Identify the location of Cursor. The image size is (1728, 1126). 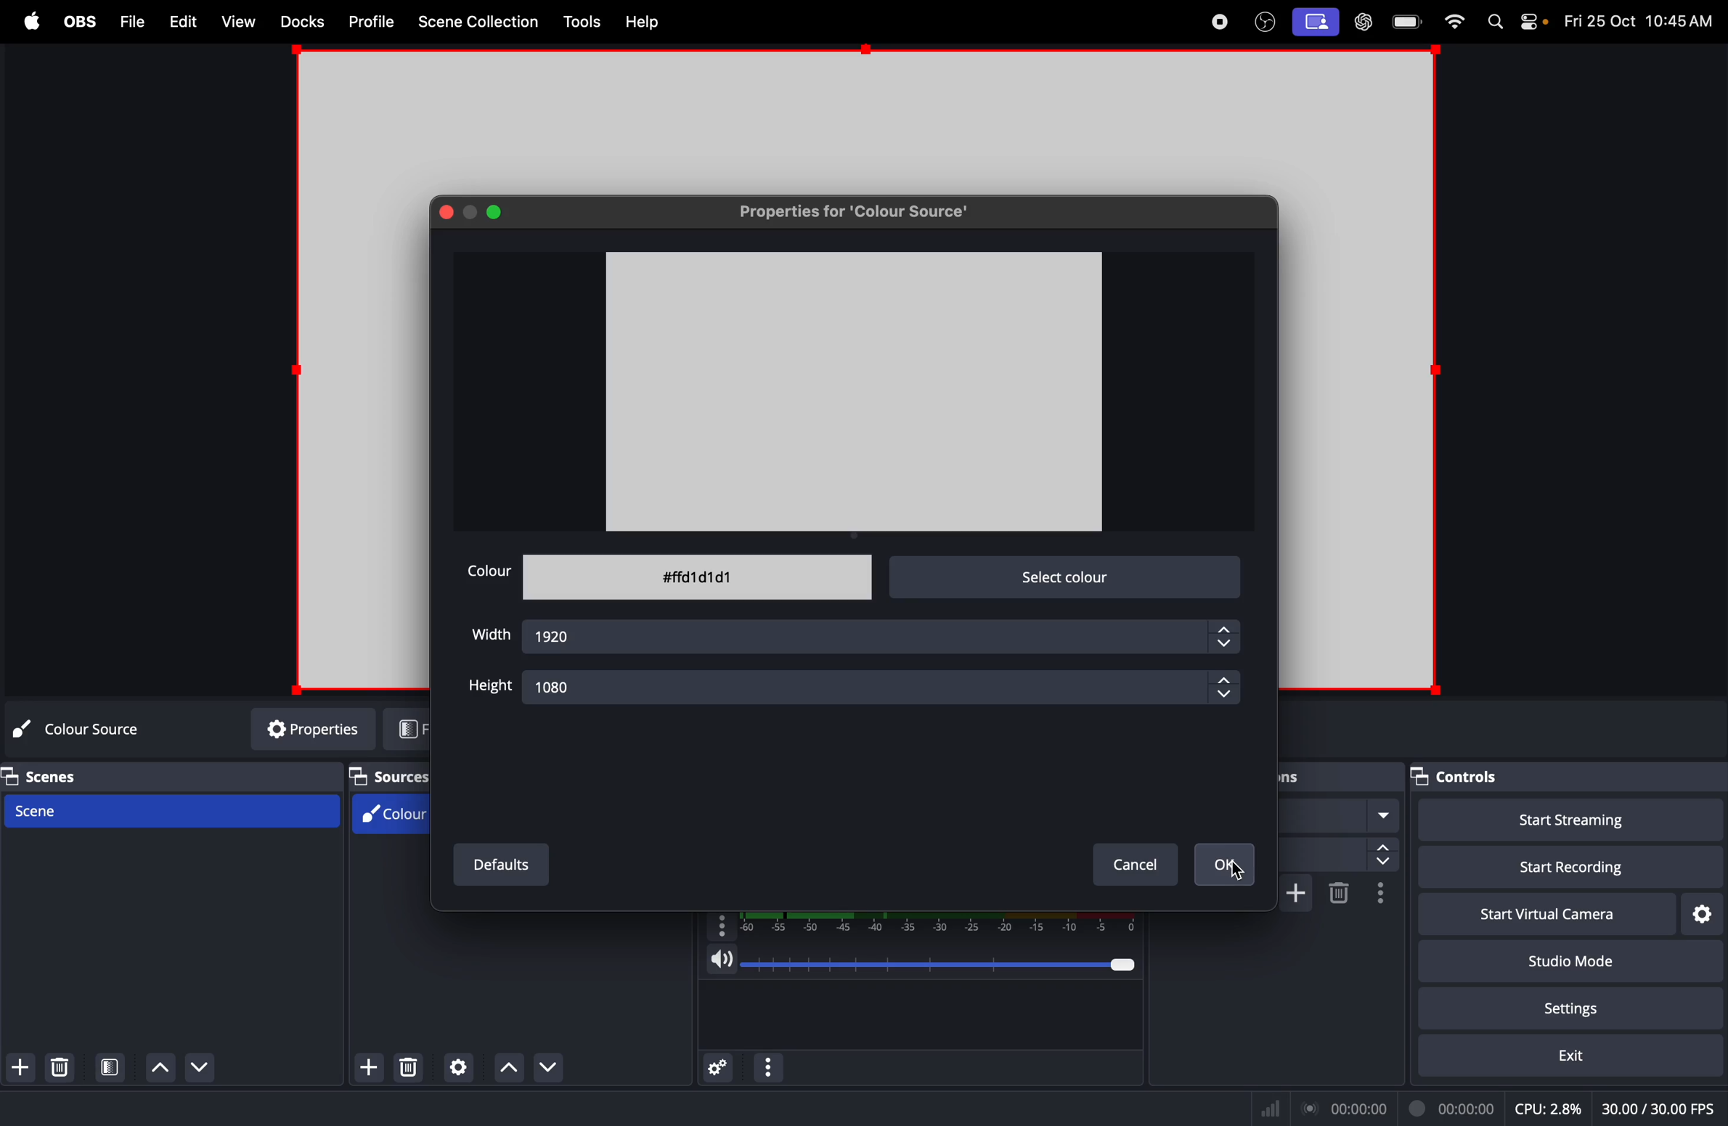
(1237, 876).